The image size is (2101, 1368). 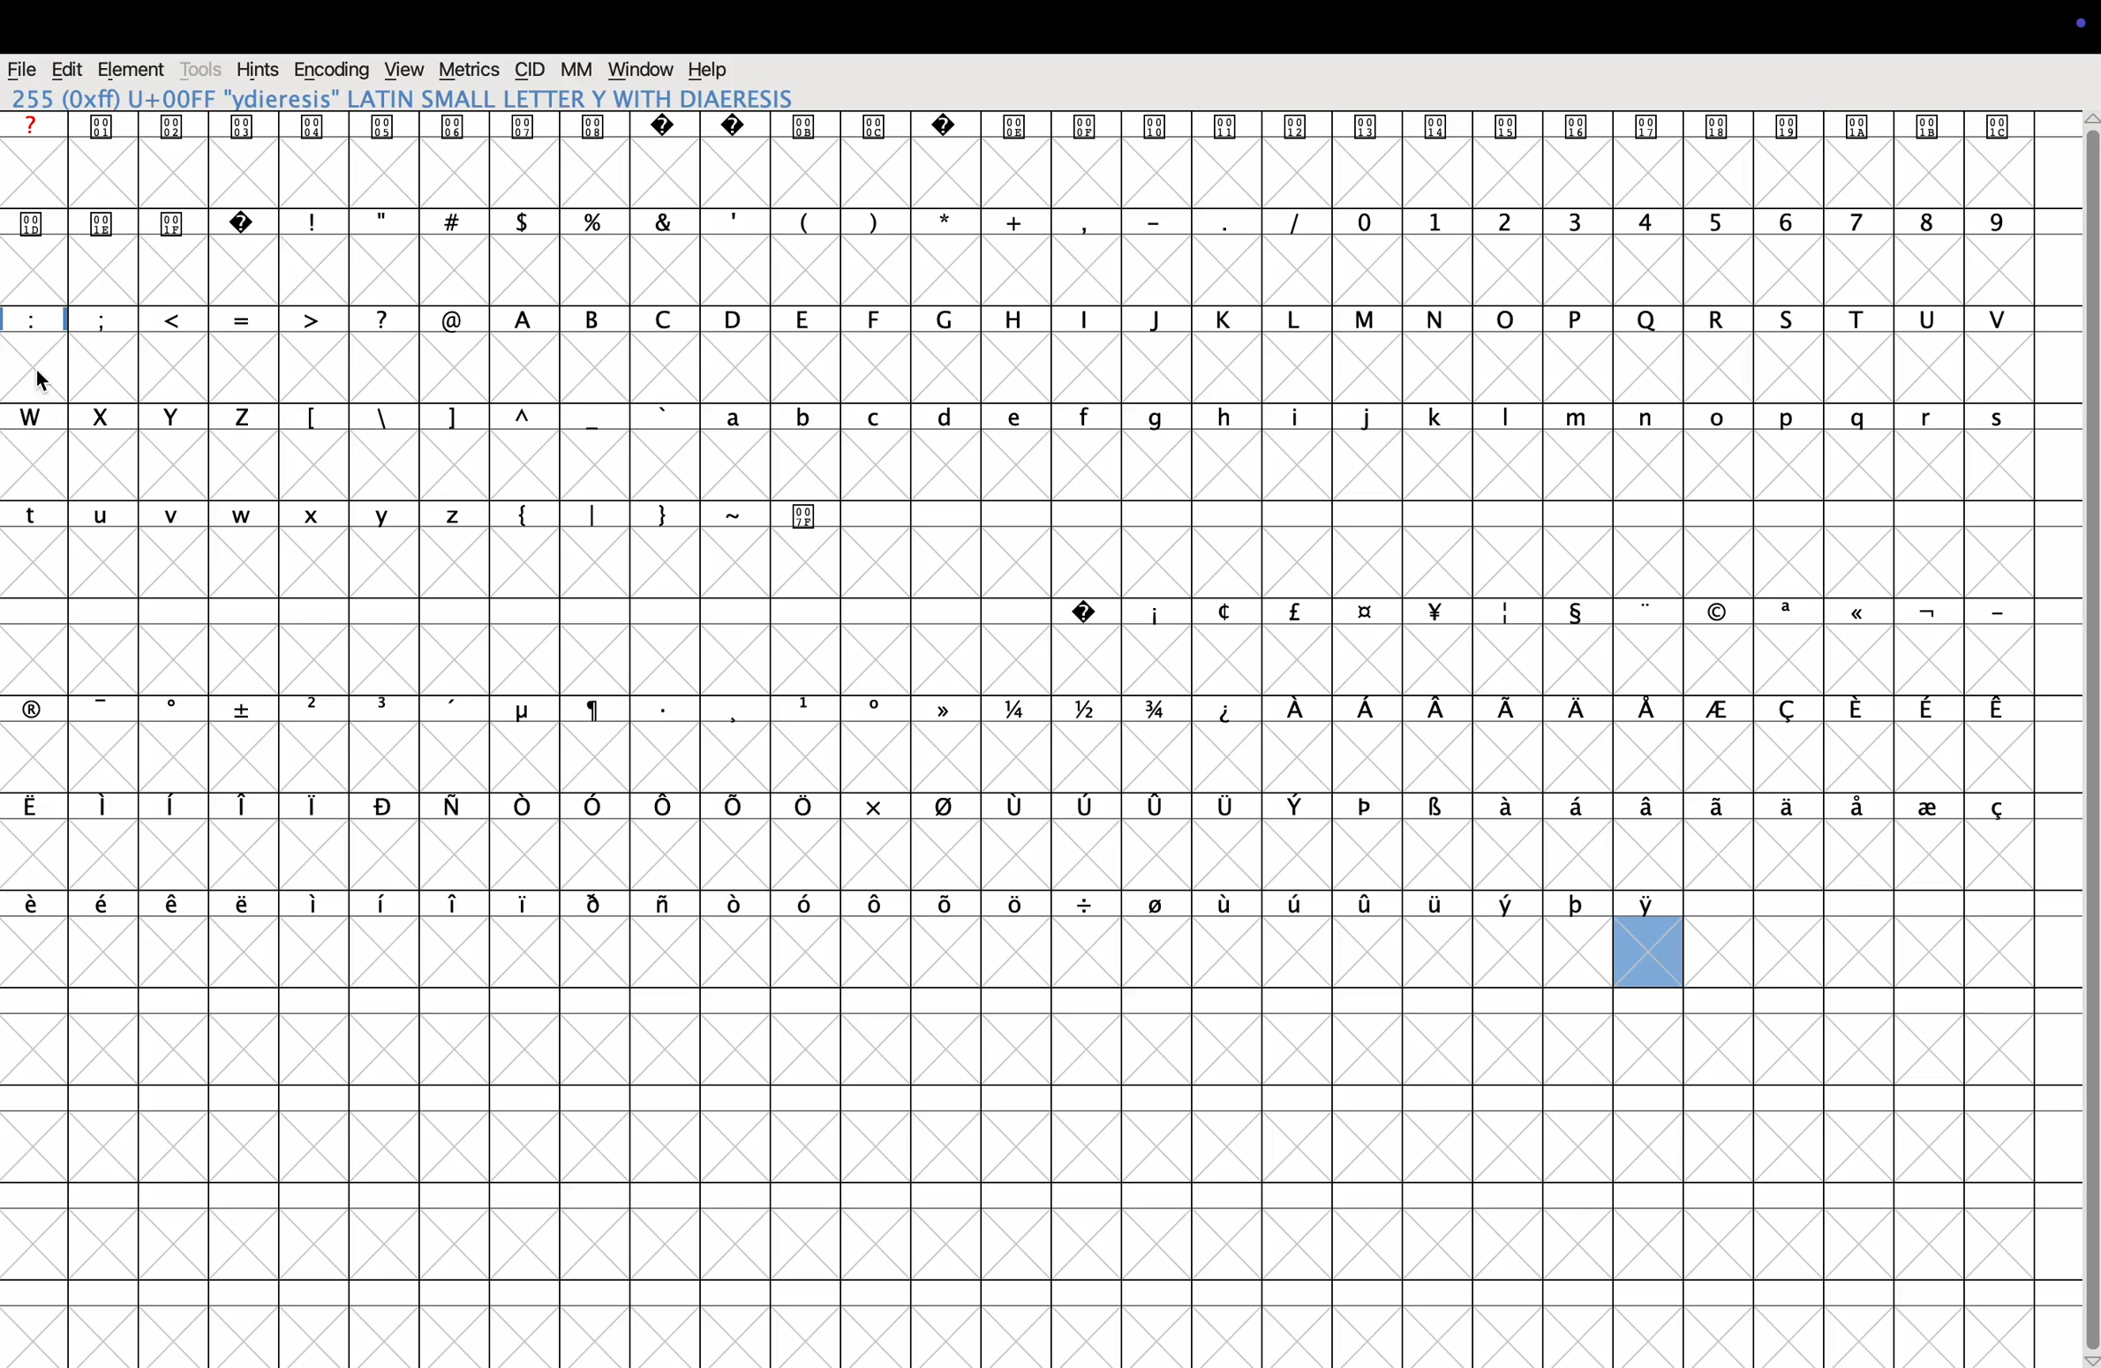 What do you see at coordinates (737, 257) in the screenshot?
I see `,` at bounding box center [737, 257].